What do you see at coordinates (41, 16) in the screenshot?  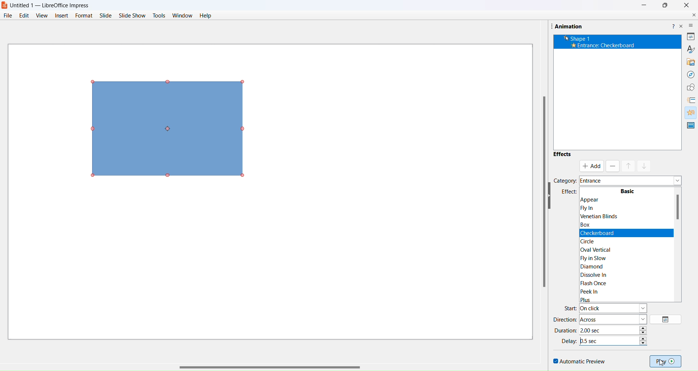 I see `view` at bounding box center [41, 16].